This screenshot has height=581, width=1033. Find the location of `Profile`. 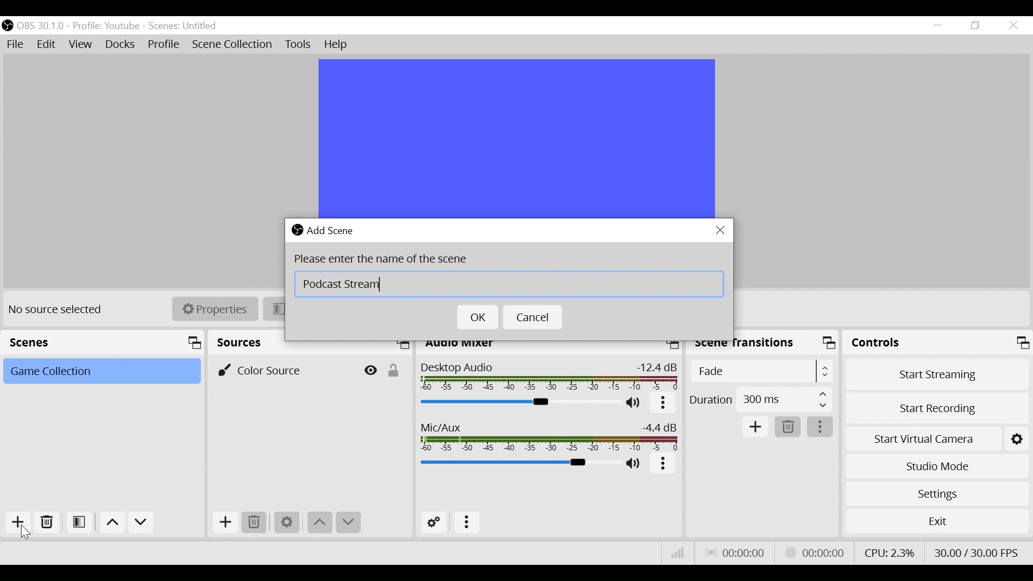

Profile is located at coordinates (164, 45).